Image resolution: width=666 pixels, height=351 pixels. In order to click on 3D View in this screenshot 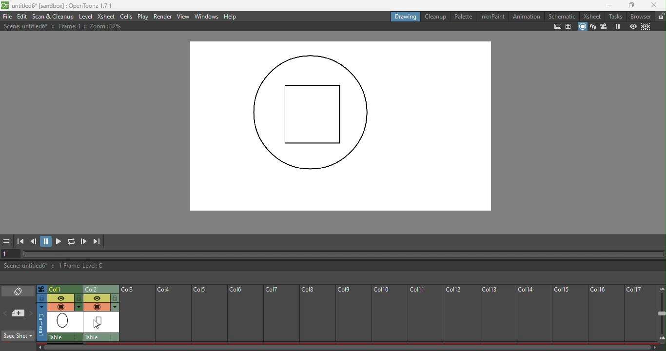, I will do `click(593, 27)`.